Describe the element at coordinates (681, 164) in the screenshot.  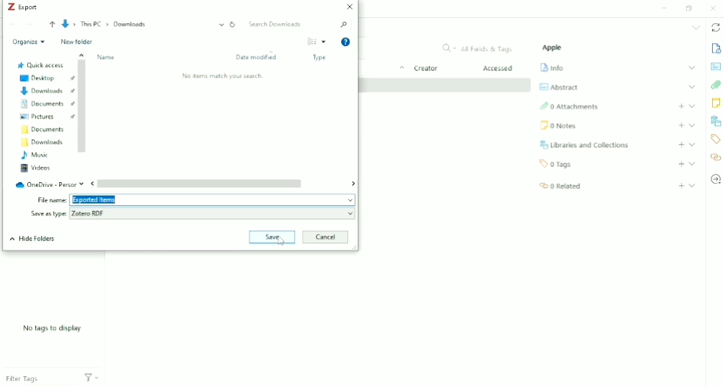
I see `Add` at that location.